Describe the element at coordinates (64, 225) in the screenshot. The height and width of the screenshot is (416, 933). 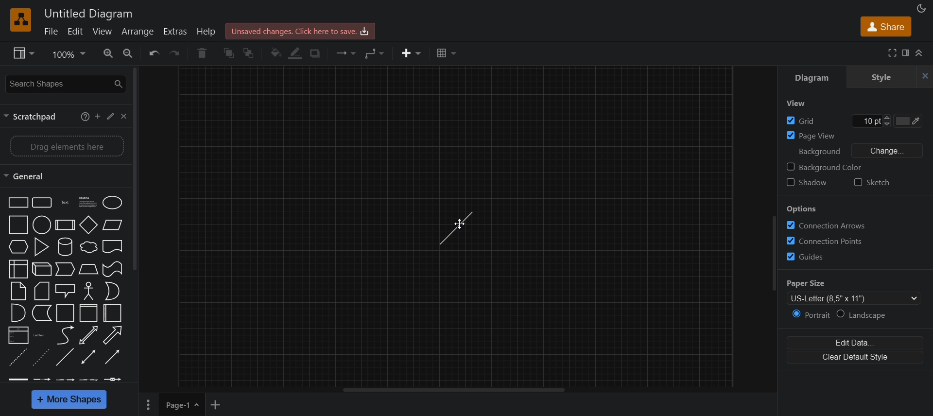
I see `Process` at that location.